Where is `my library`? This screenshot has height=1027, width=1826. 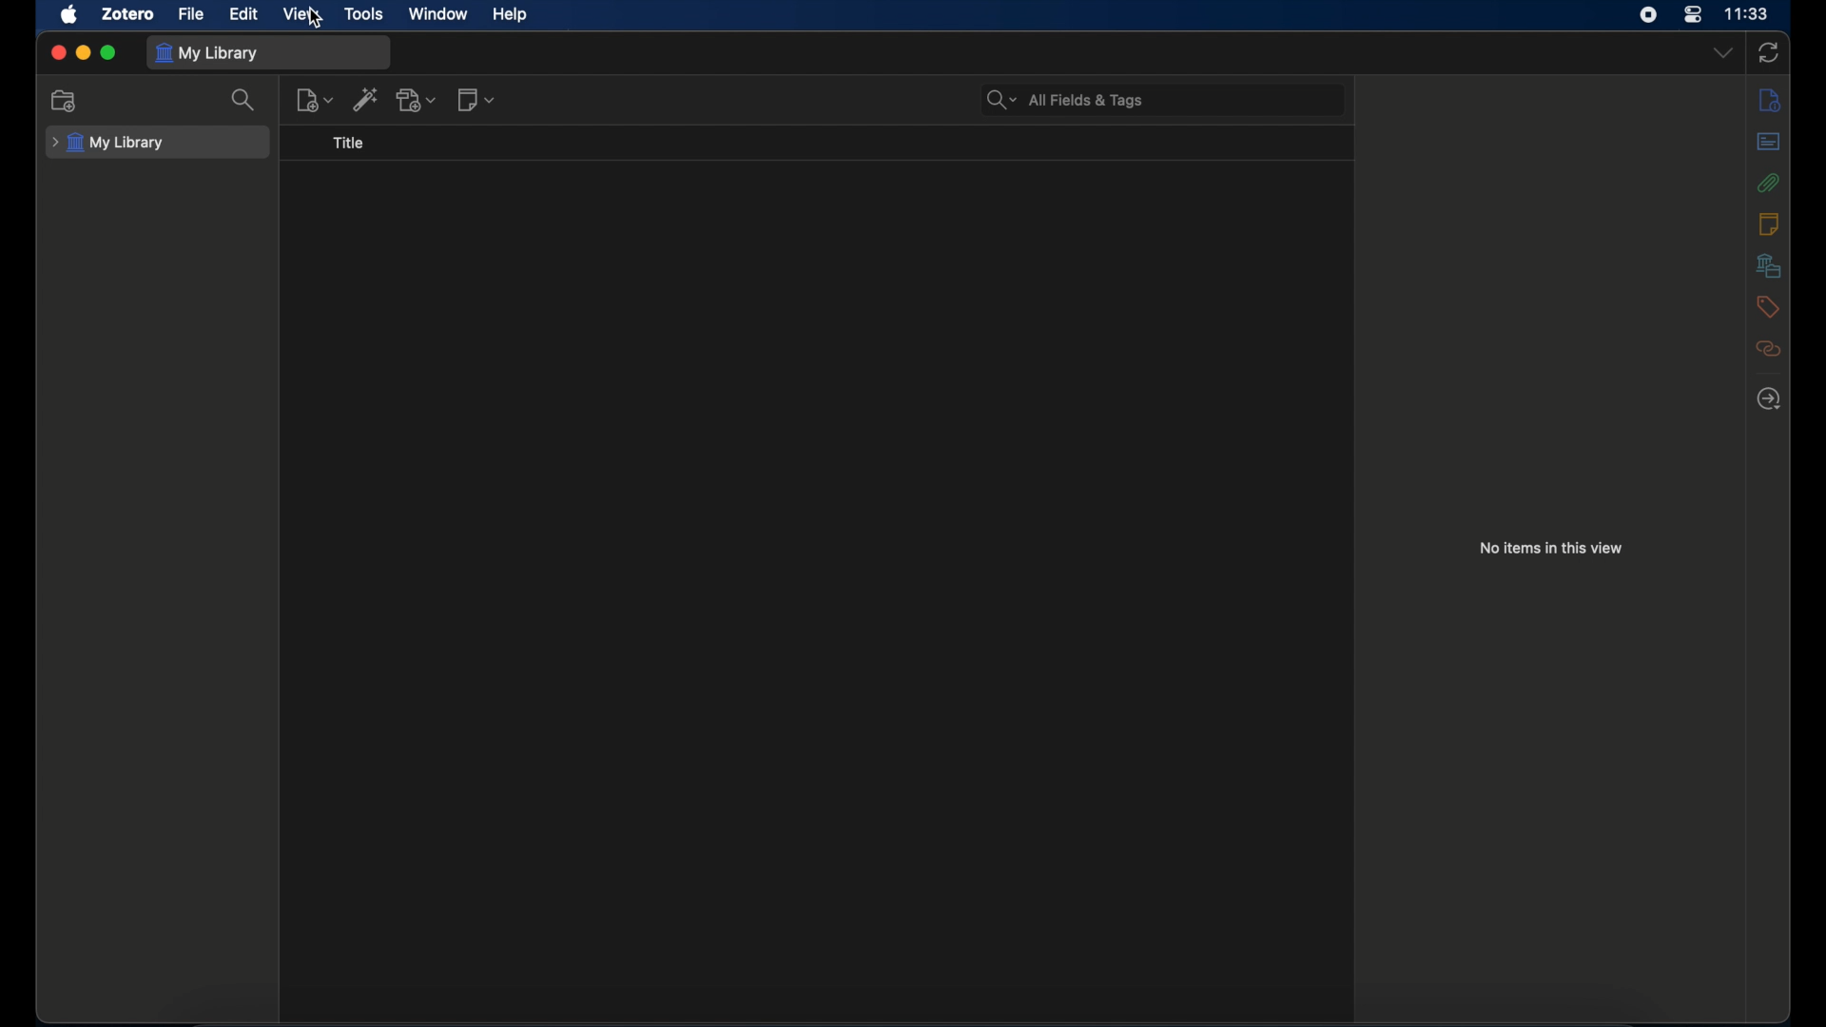
my library is located at coordinates (207, 53).